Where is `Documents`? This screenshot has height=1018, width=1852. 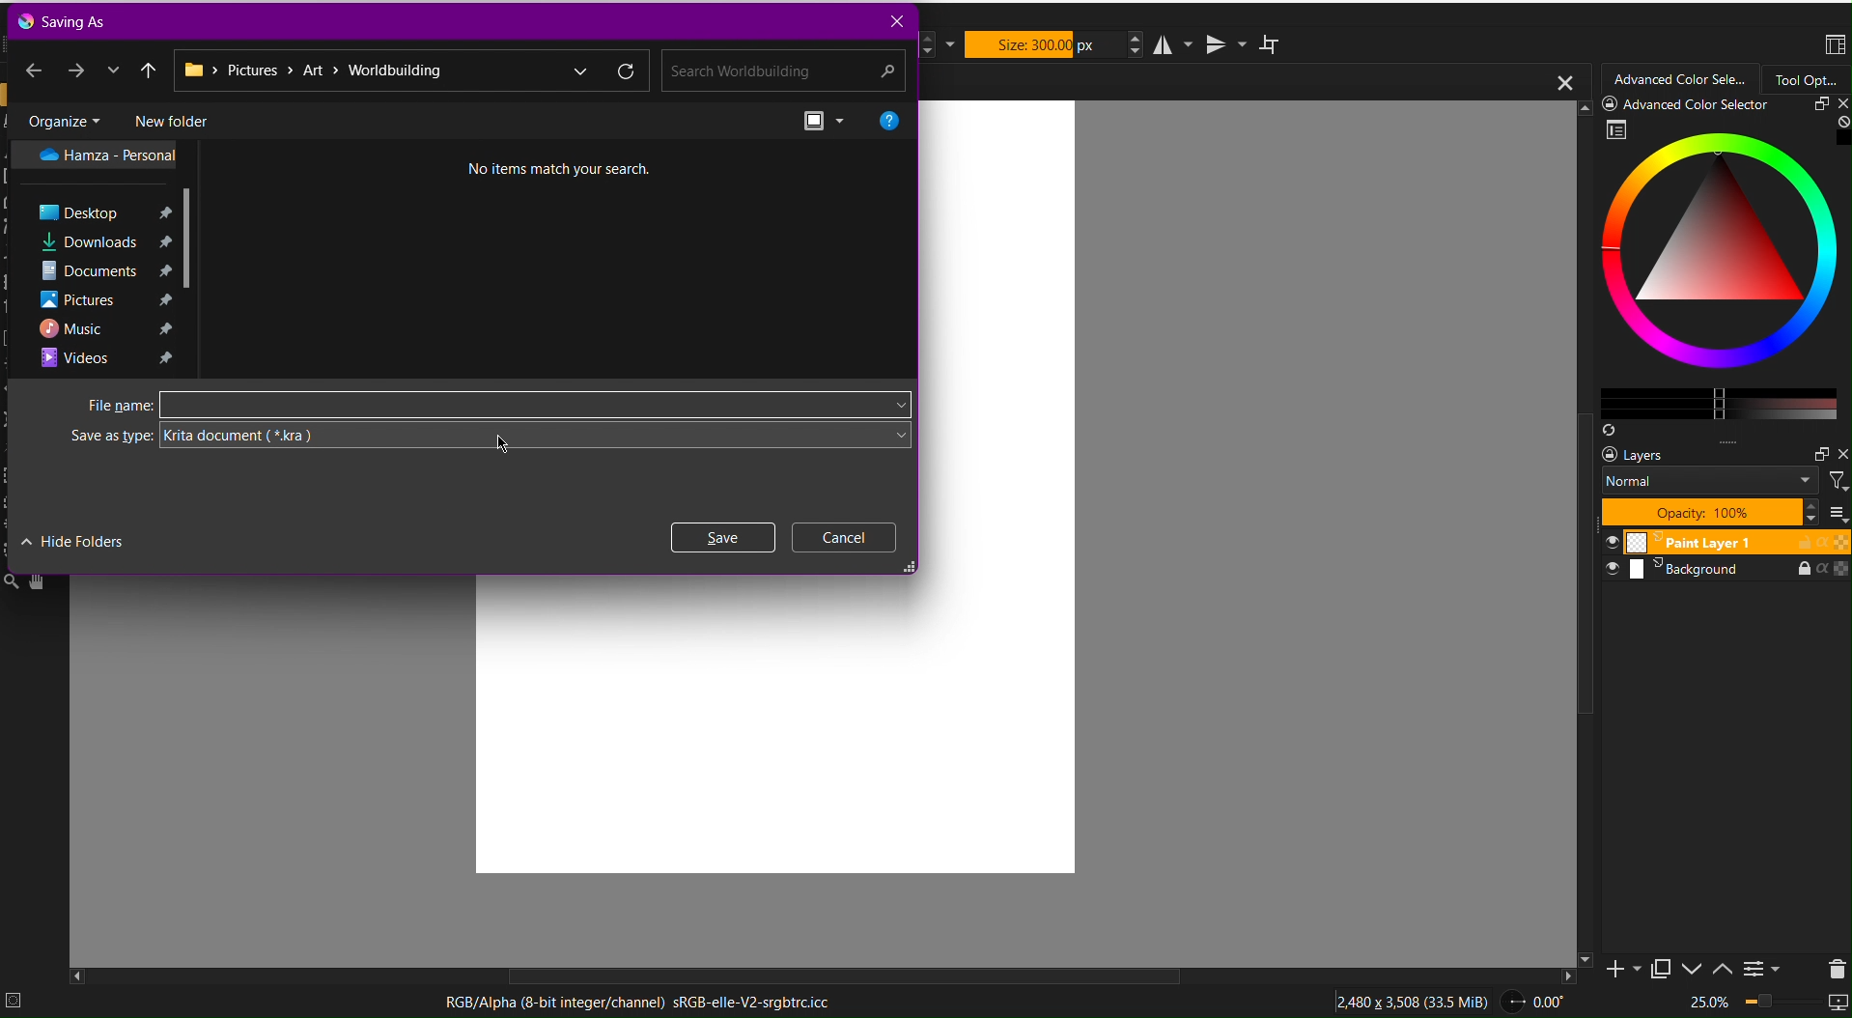 Documents is located at coordinates (89, 271).